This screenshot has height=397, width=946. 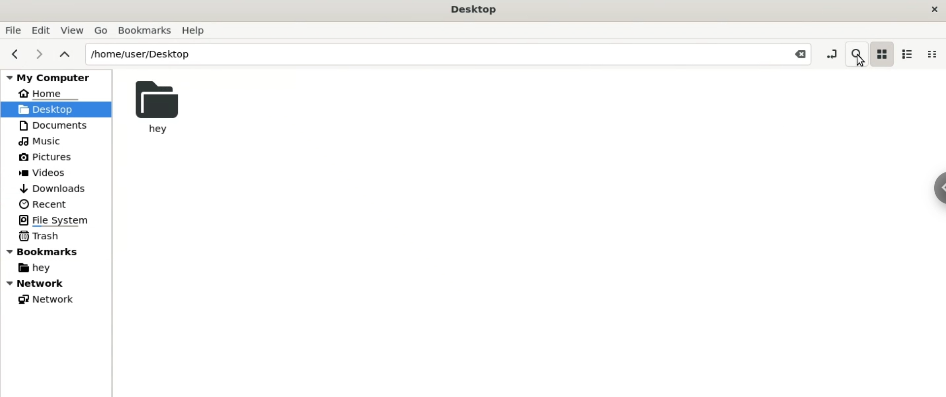 I want to click on Network, so click(x=56, y=283).